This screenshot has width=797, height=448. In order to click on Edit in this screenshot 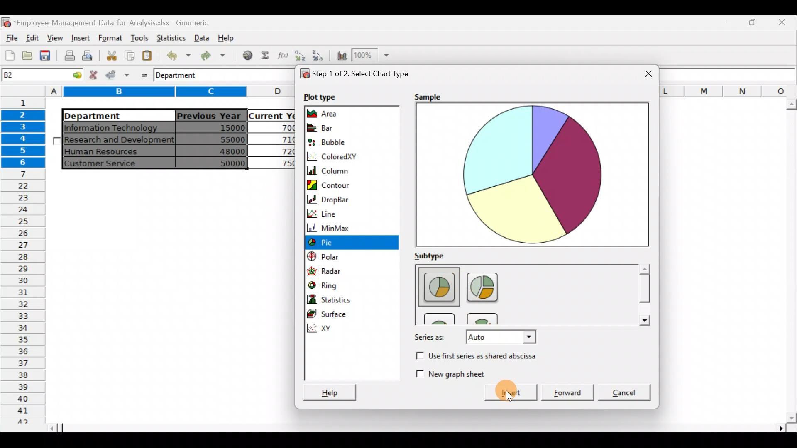, I will do `click(33, 37)`.